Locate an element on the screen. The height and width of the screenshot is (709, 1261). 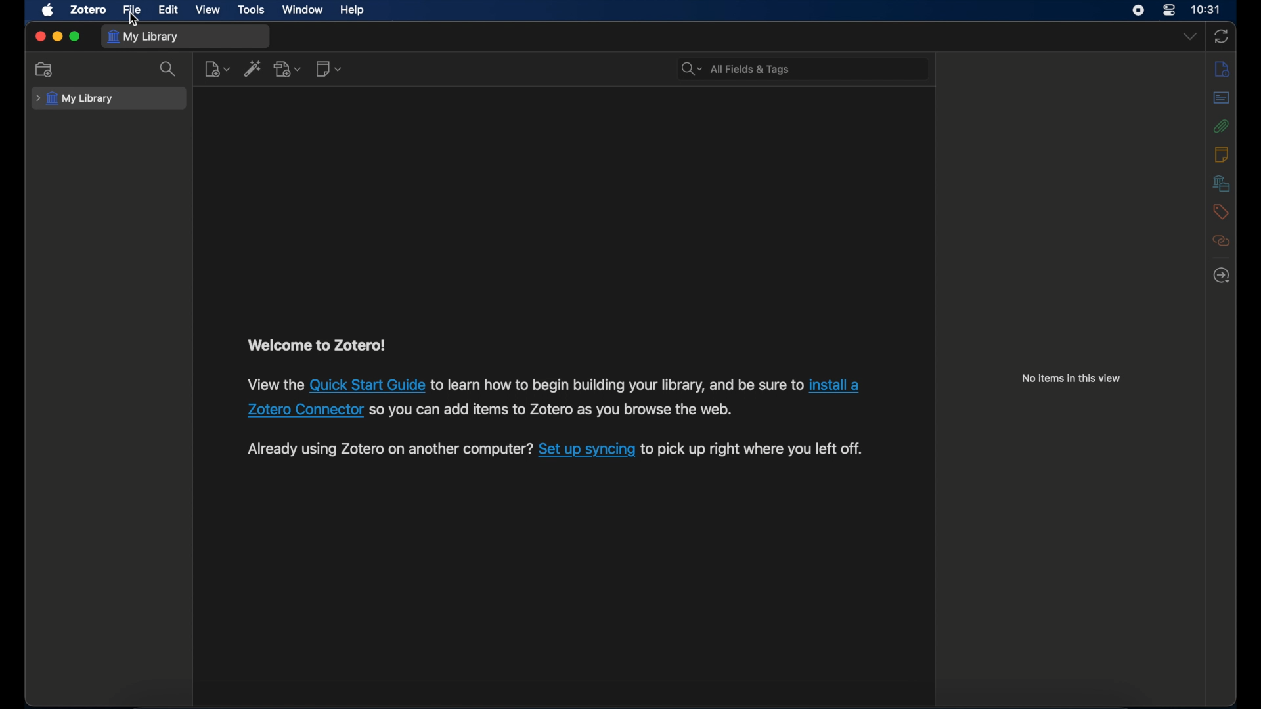
text is located at coordinates (753, 449).